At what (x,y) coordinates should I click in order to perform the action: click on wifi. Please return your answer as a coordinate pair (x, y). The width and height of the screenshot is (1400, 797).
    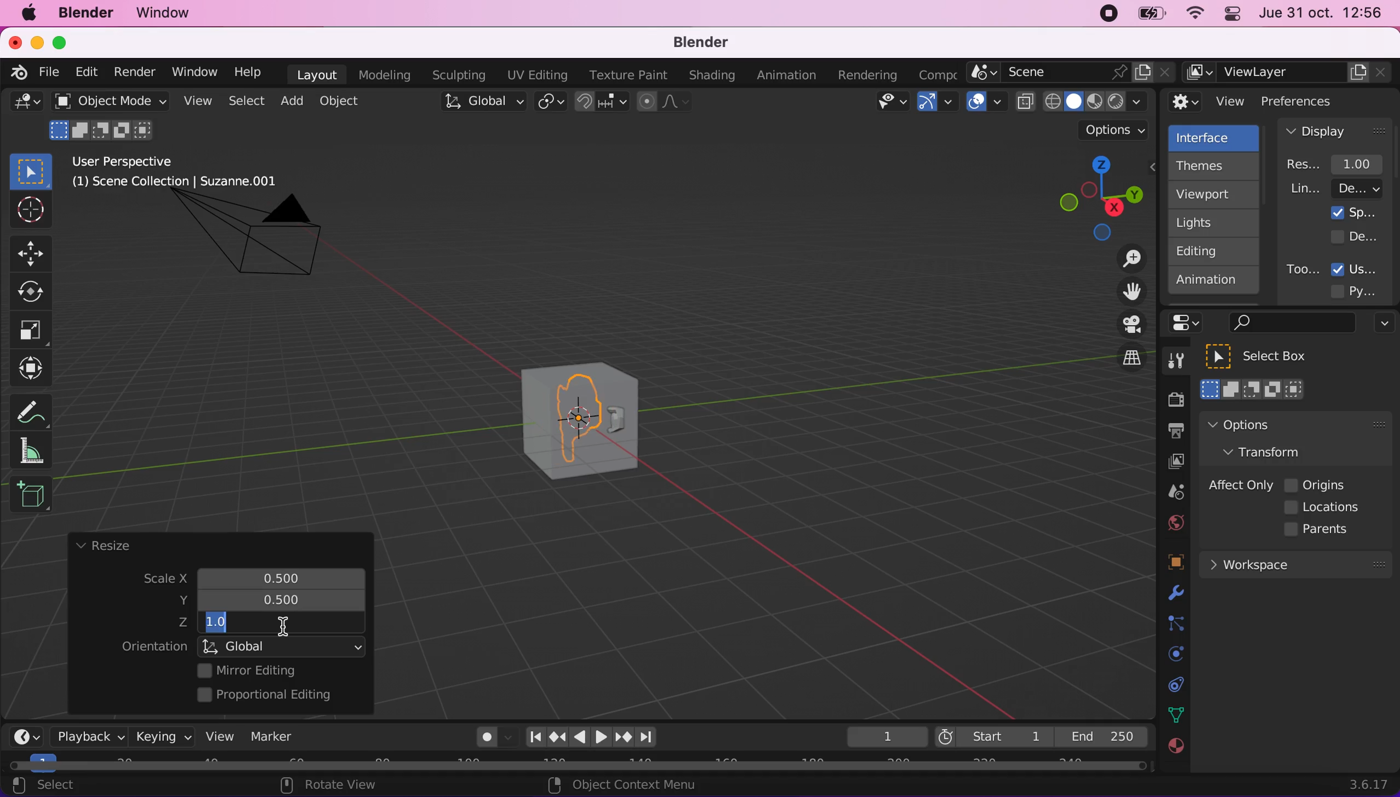
    Looking at the image, I should click on (1192, 16).